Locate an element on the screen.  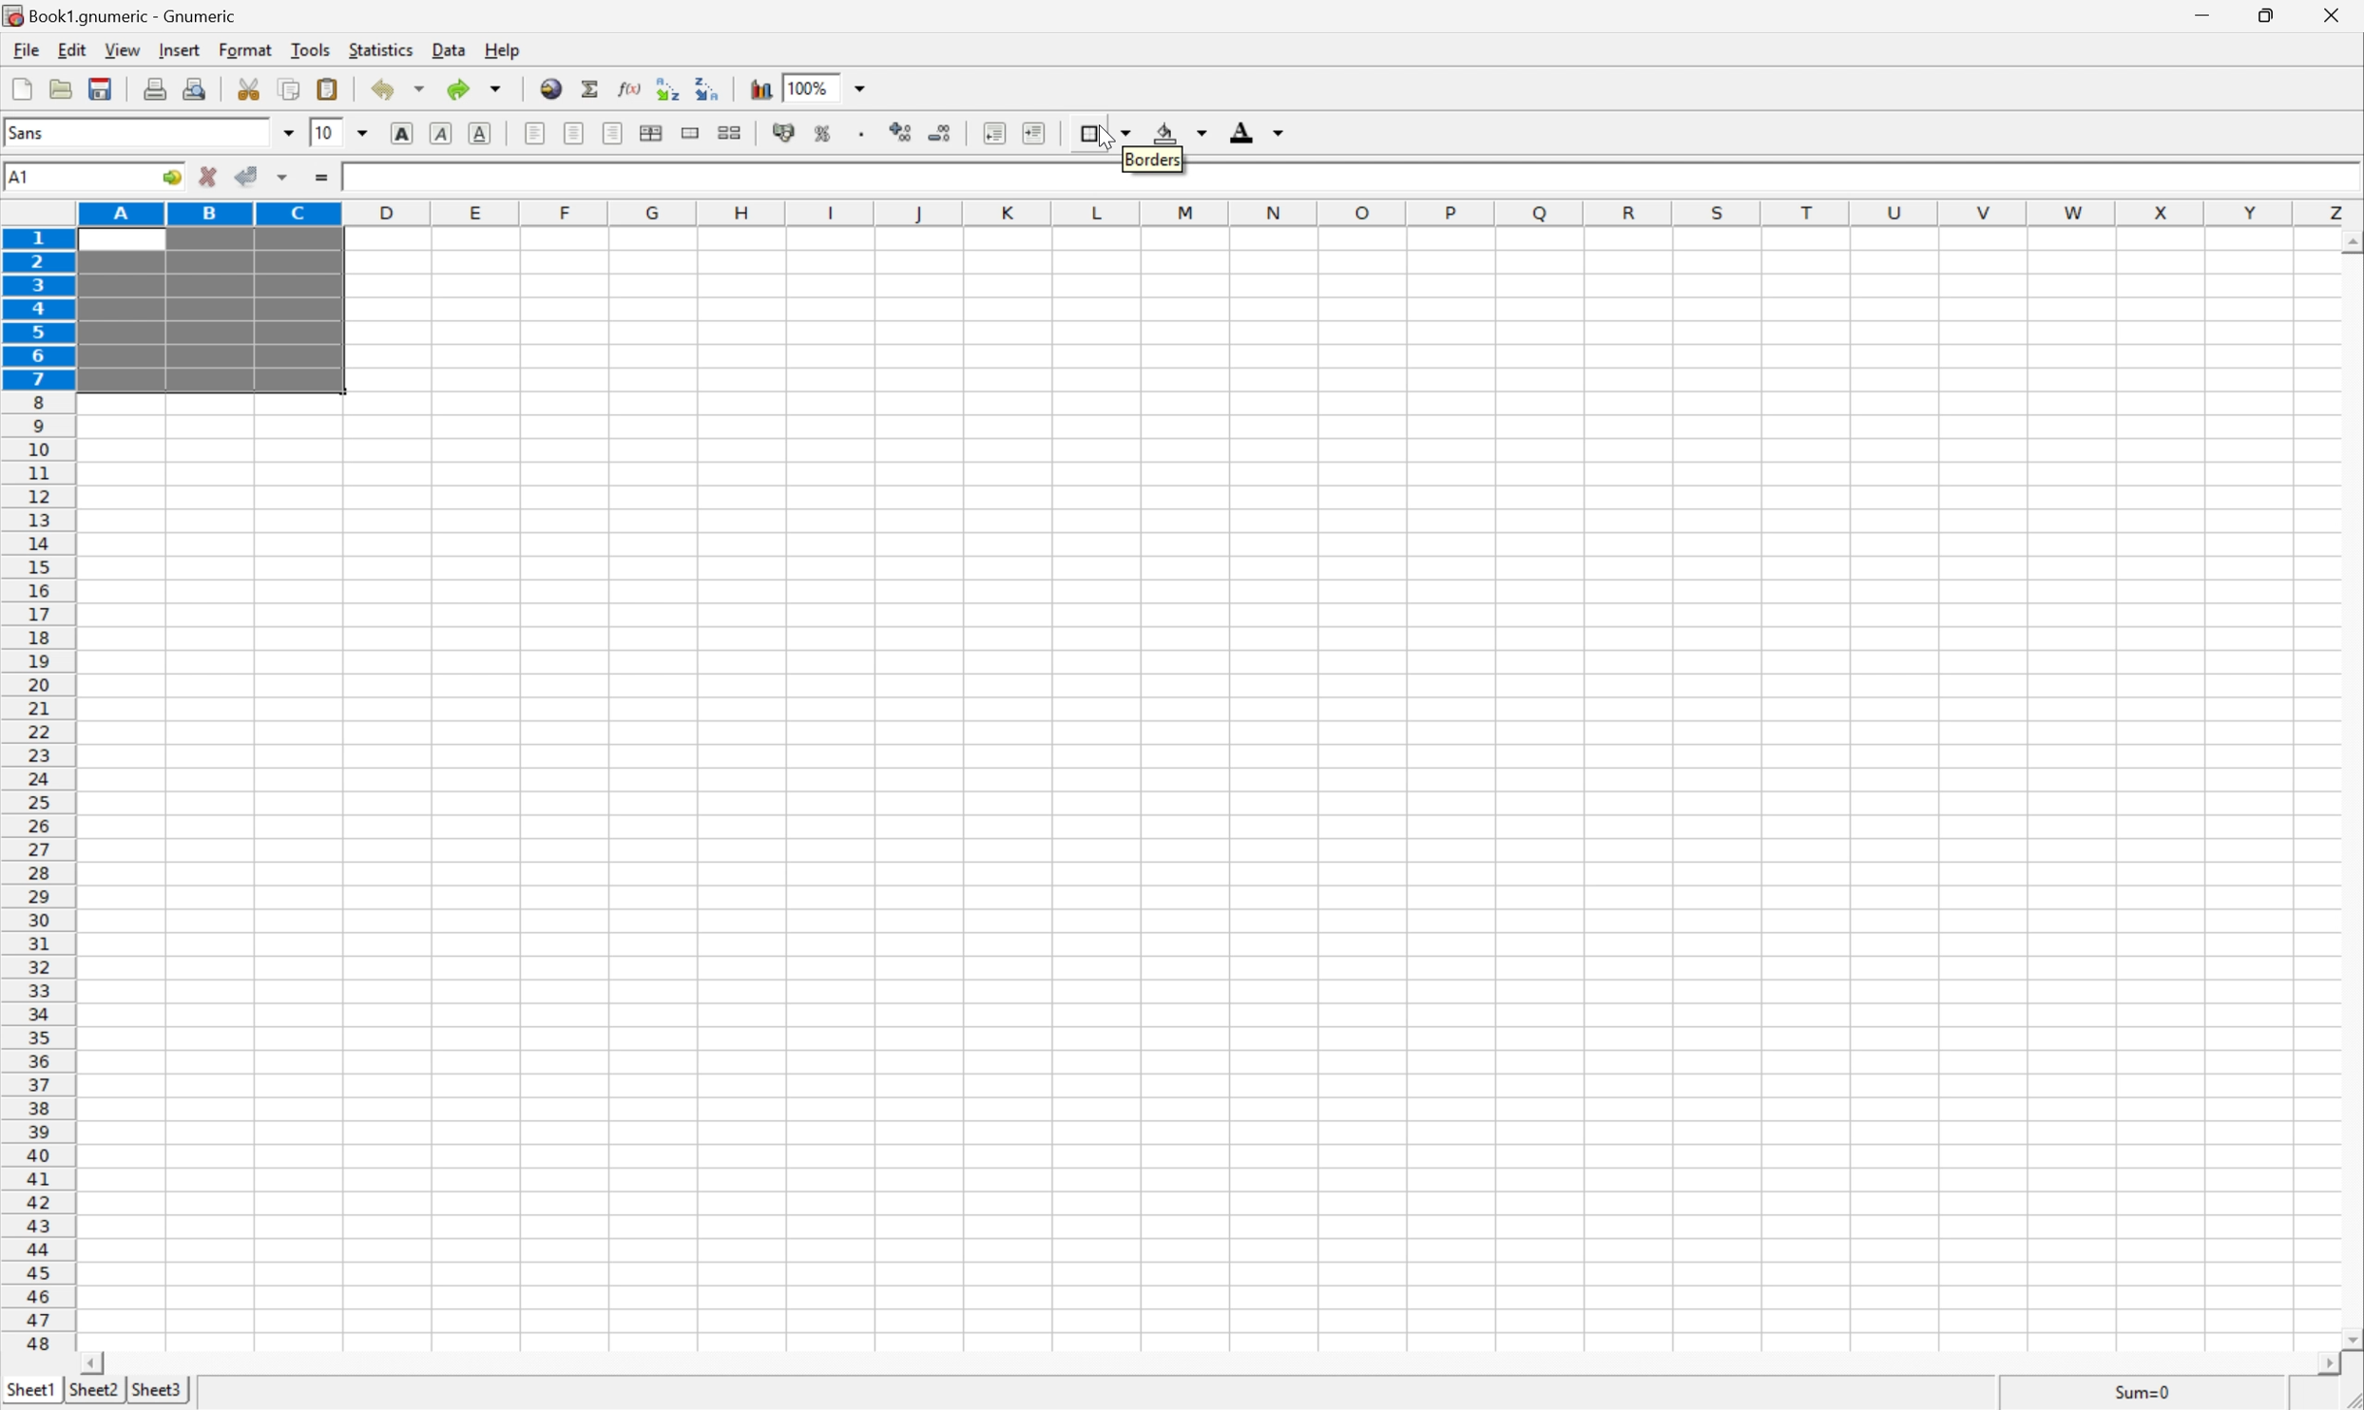
edit function in current cell is located at coordinates (629, 87).